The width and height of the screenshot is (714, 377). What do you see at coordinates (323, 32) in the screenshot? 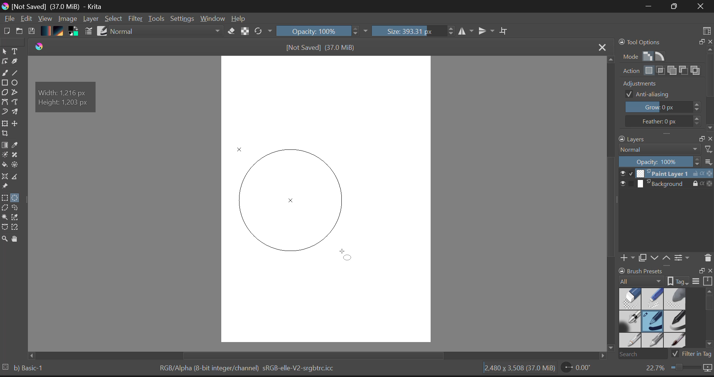
I see `Opacity` at bounding box center [323, 32].